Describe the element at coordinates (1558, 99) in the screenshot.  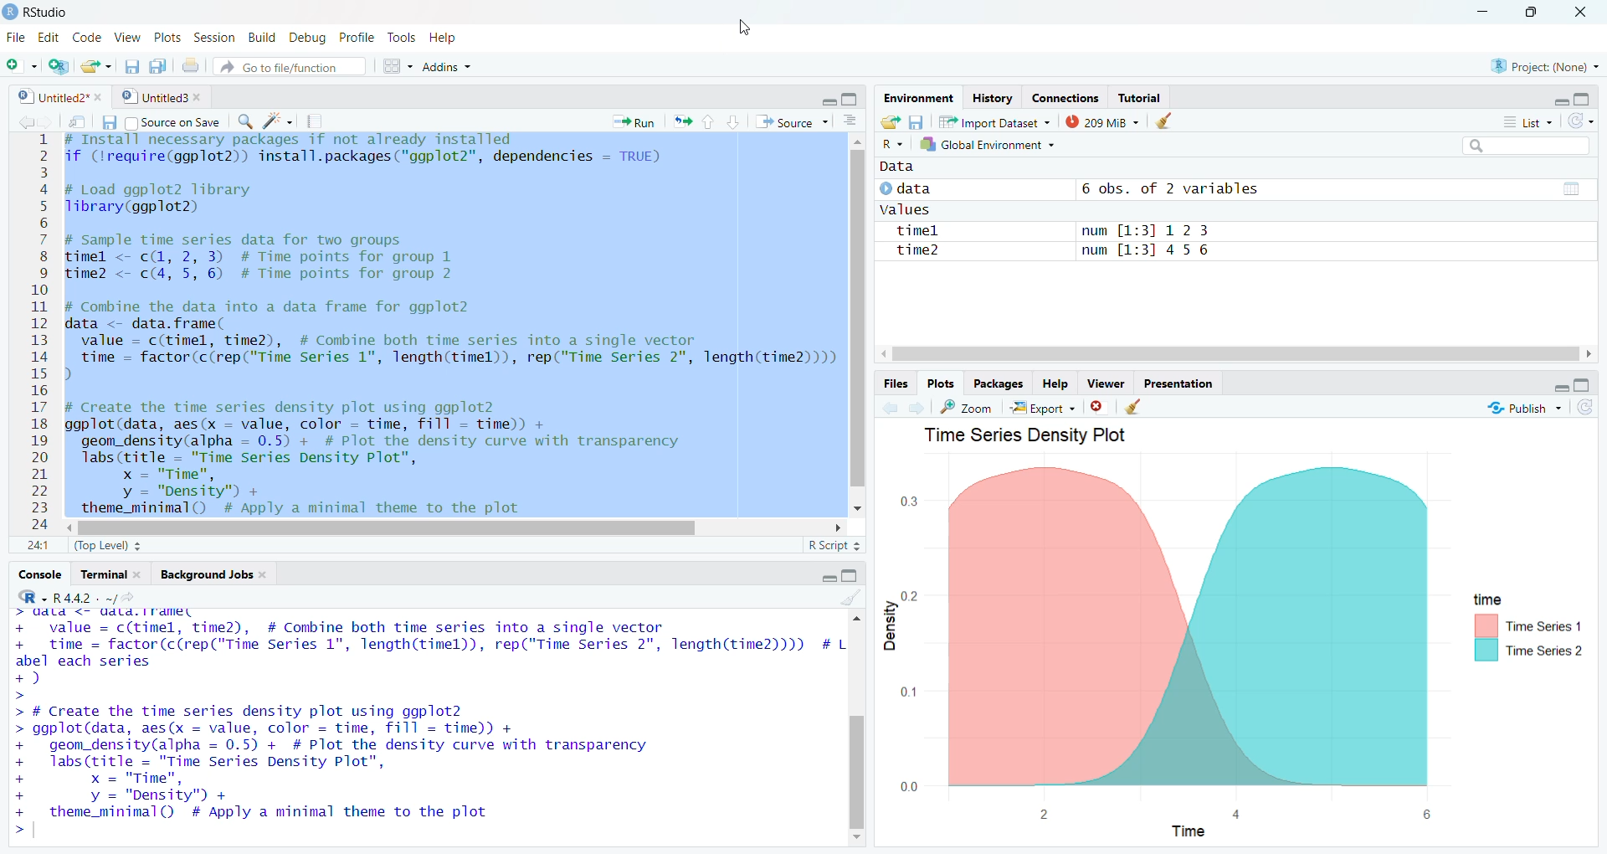
I see `Minimize` at that location.